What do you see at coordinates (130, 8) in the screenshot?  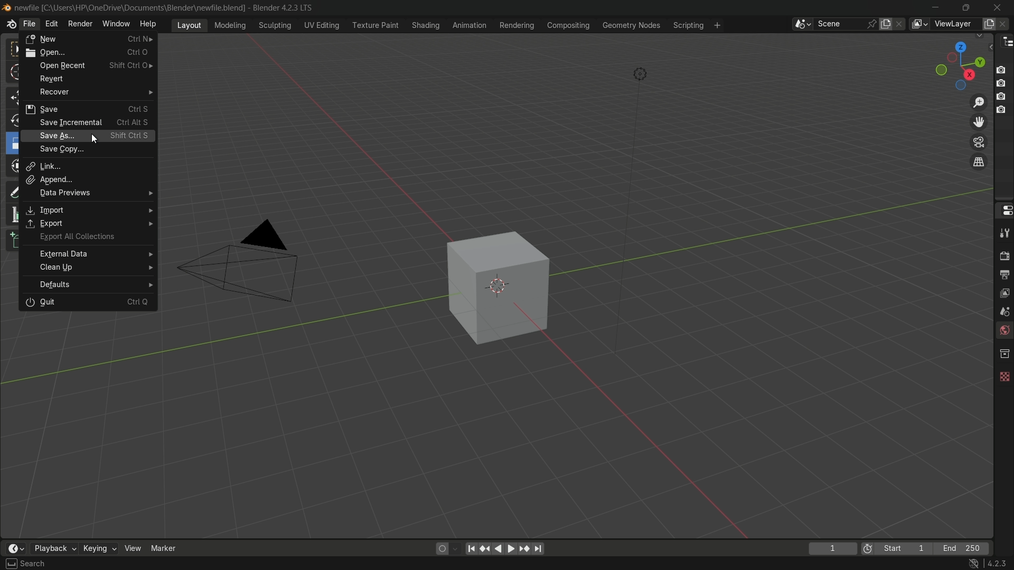 I see `C:\User:\\HP\Onedrive\Documents\Blender` at bounding box center [130, 8].